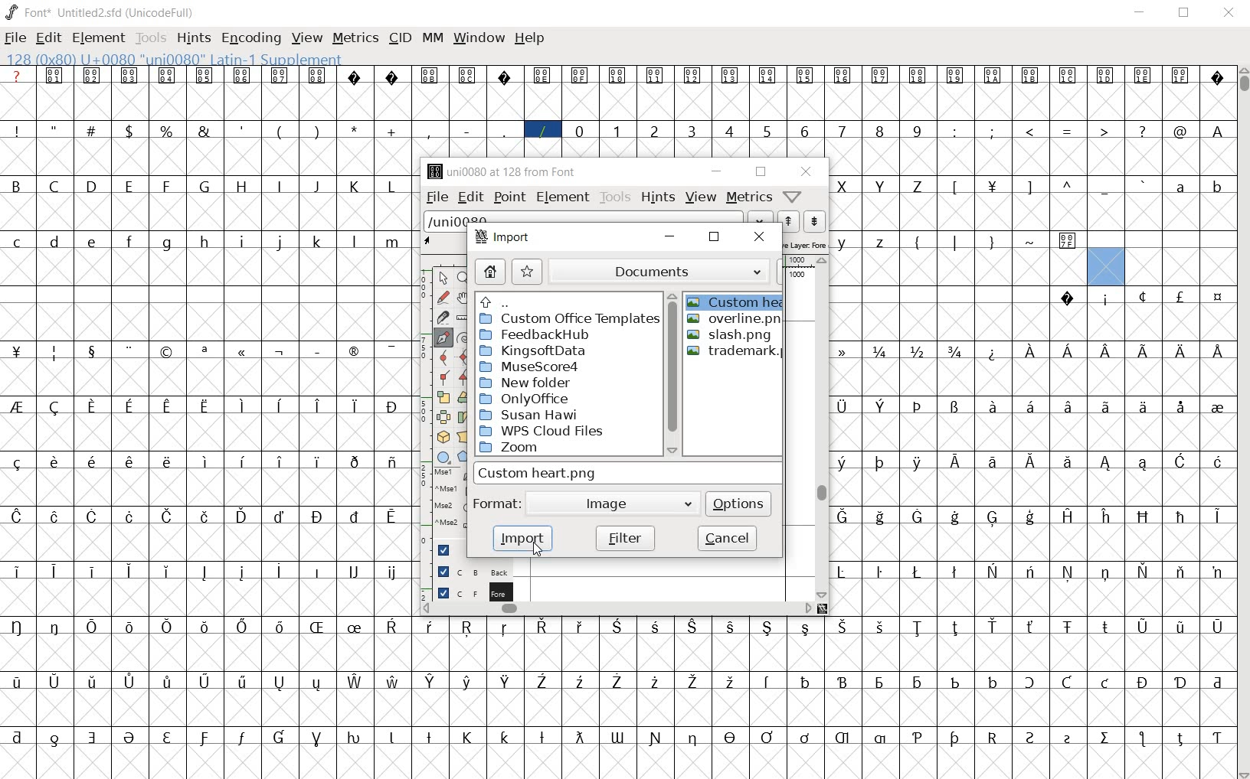 The width and height of the screenshot is (1250, 779). Describe the element at coordinates (151, 38) in the screenshot. I see `TOOLS` at that location.